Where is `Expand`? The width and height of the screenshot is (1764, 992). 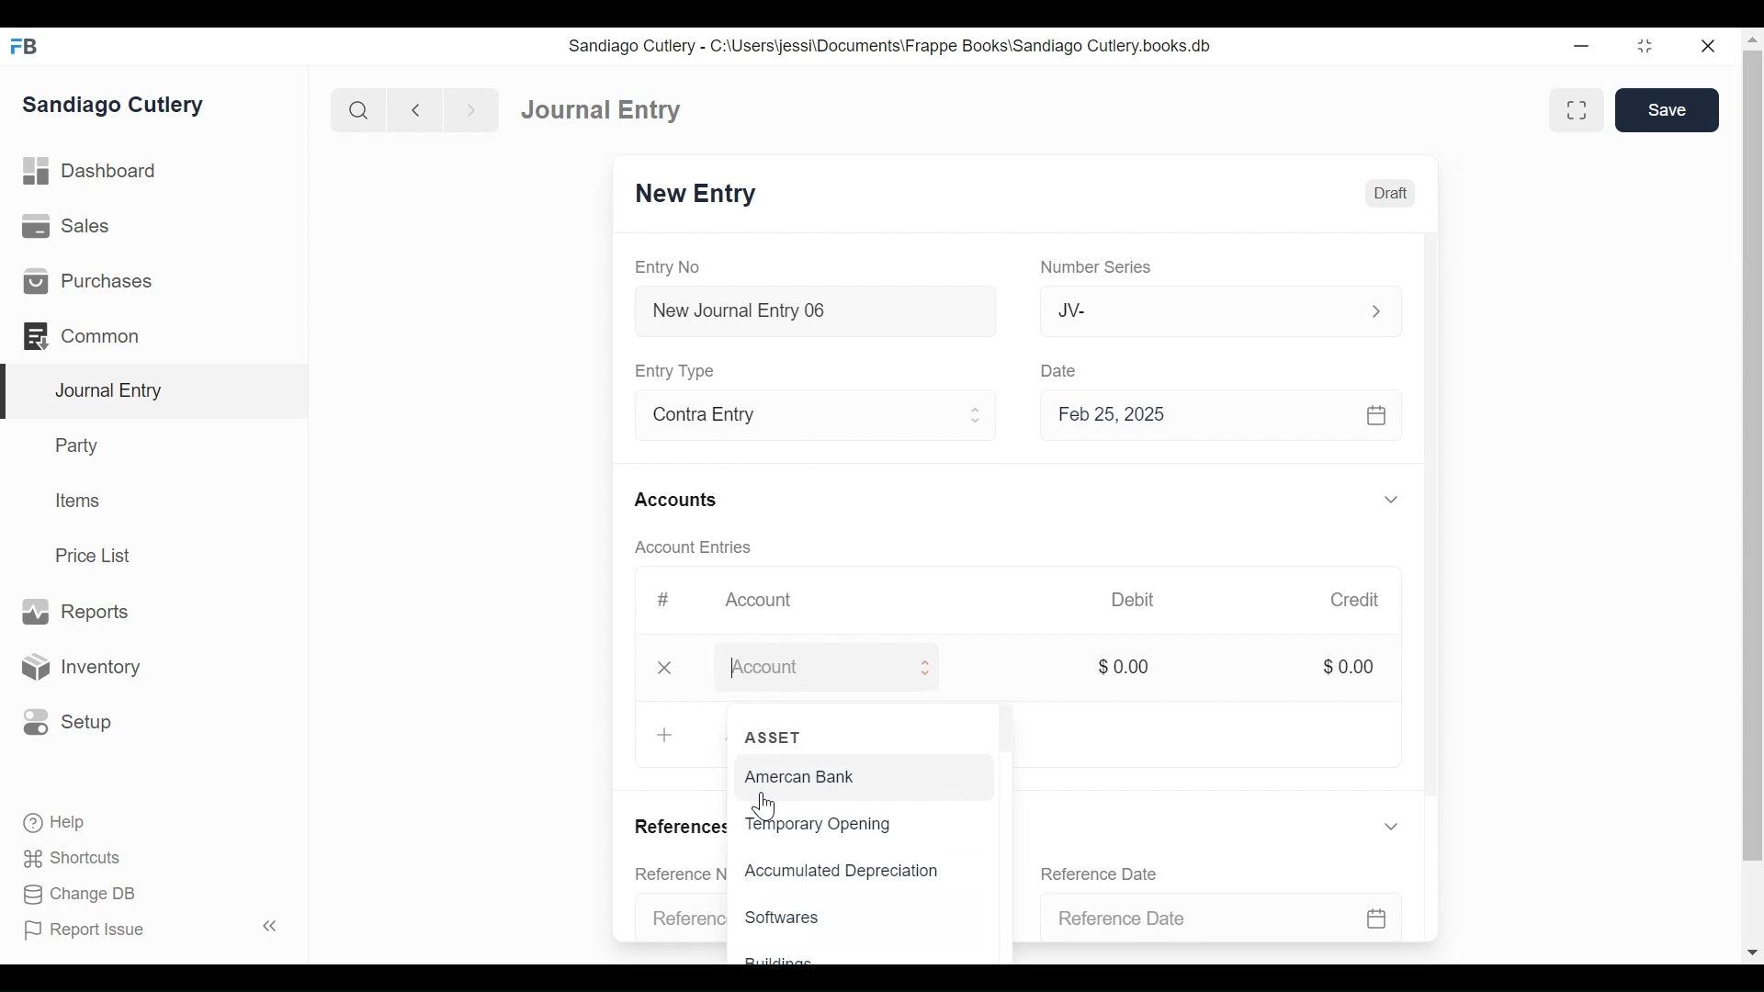
Expand is located at coordinates (1392, 826).